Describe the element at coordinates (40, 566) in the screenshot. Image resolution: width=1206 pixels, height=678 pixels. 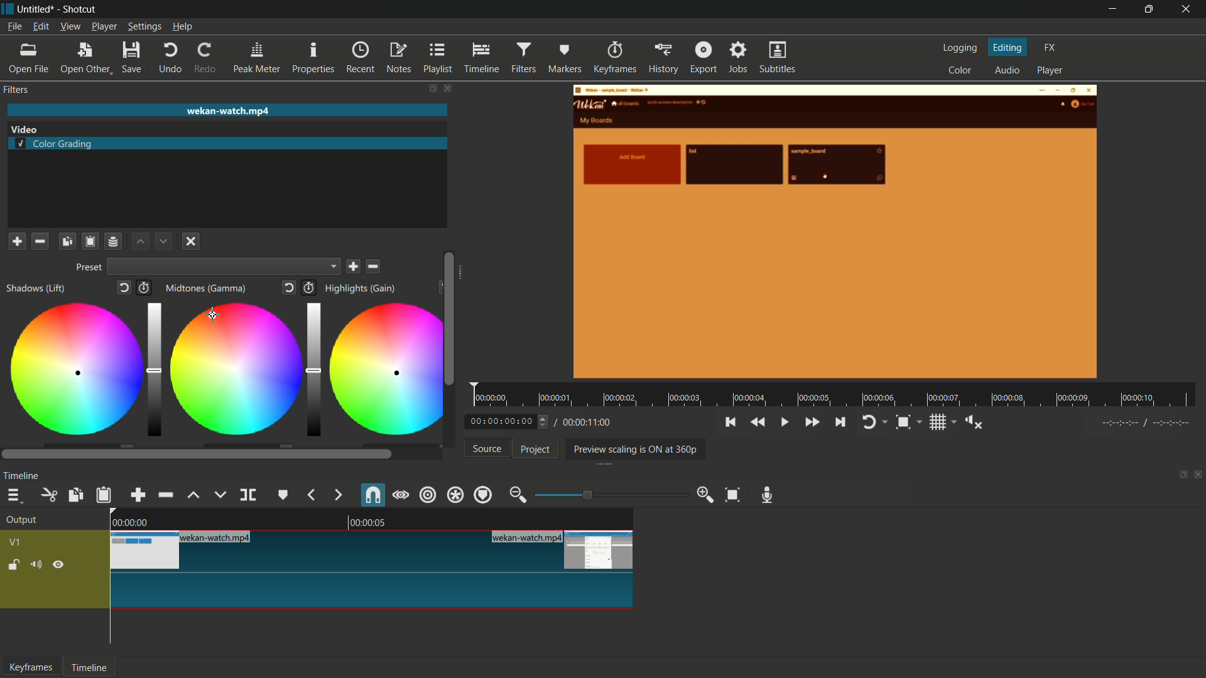
I see `mute` at that location.